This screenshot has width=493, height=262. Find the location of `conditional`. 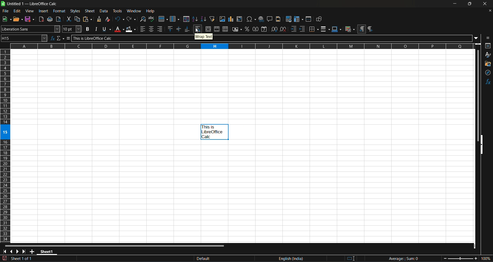

conditional is located at coordinates (350, 29).